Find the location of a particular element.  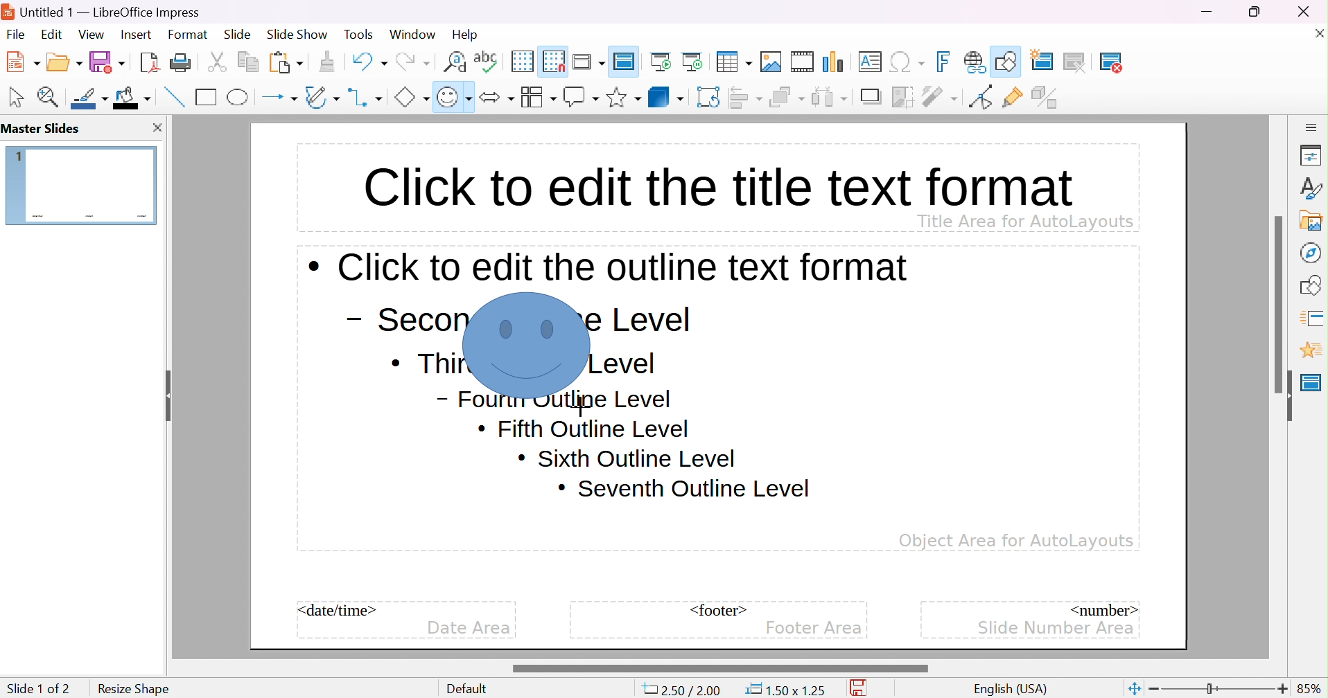

slide is located at coordinates (82, 184).